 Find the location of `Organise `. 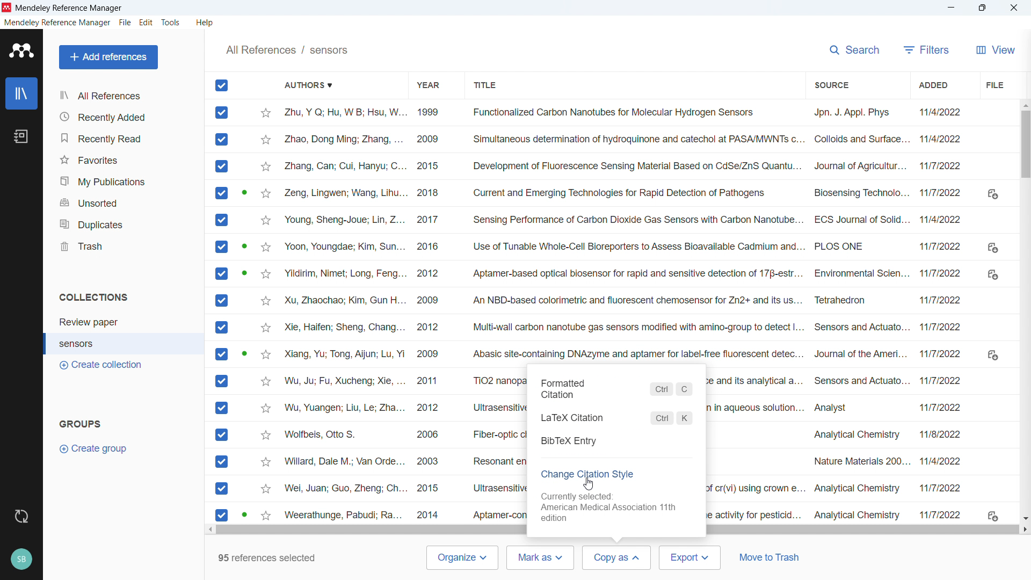

Organise  is located at coordinates (464, 558).